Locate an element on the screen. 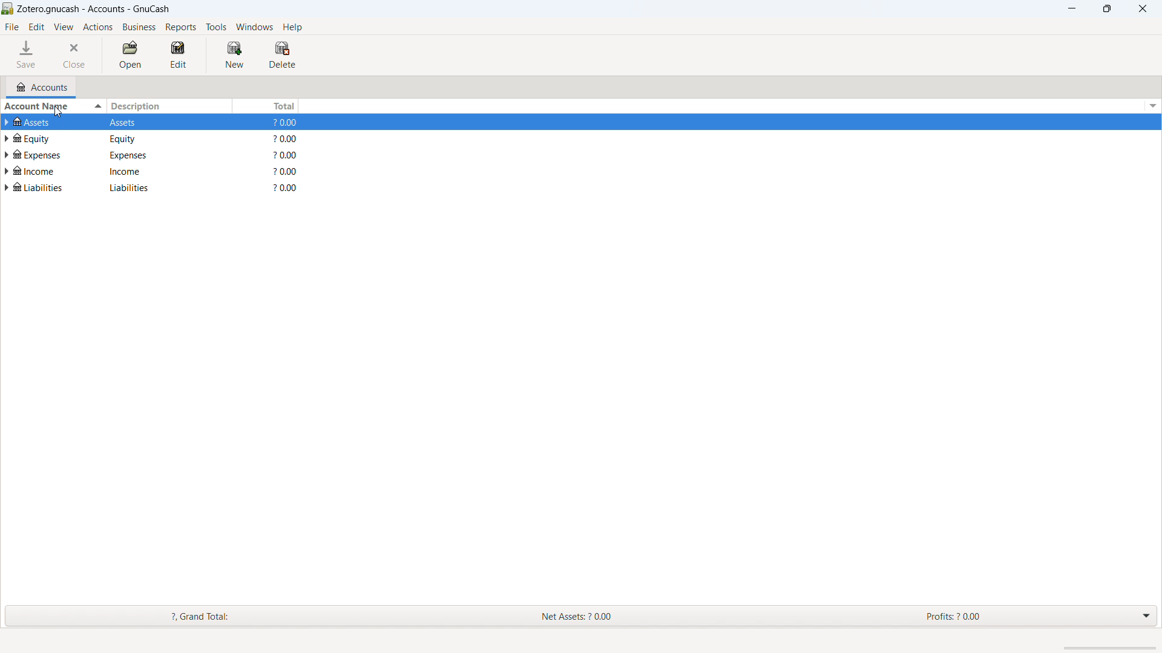 The image size is (1162, 653). windows is located at coordinates (254, 27).